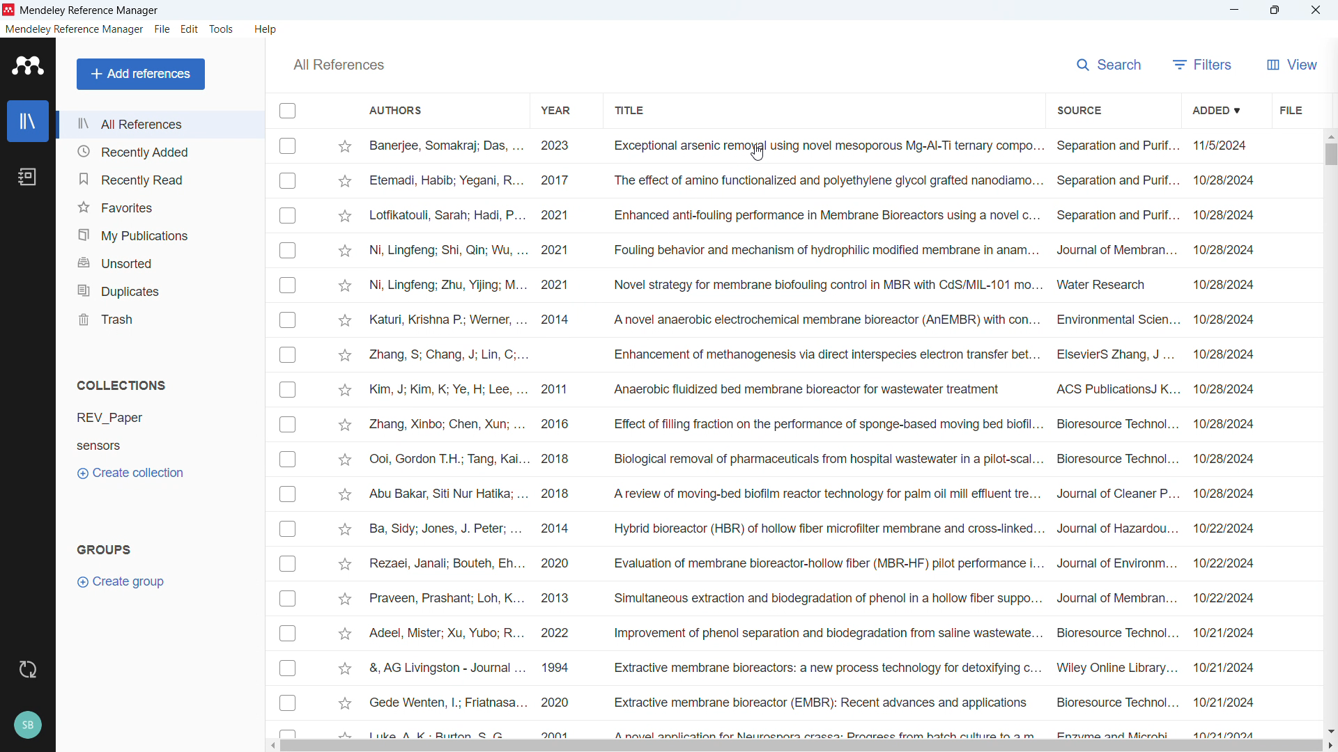 The width and height of the screenshot is (1338, 752). Describe the element at coordinates (557, 321) in the screenshot. I see `2014` at that location.